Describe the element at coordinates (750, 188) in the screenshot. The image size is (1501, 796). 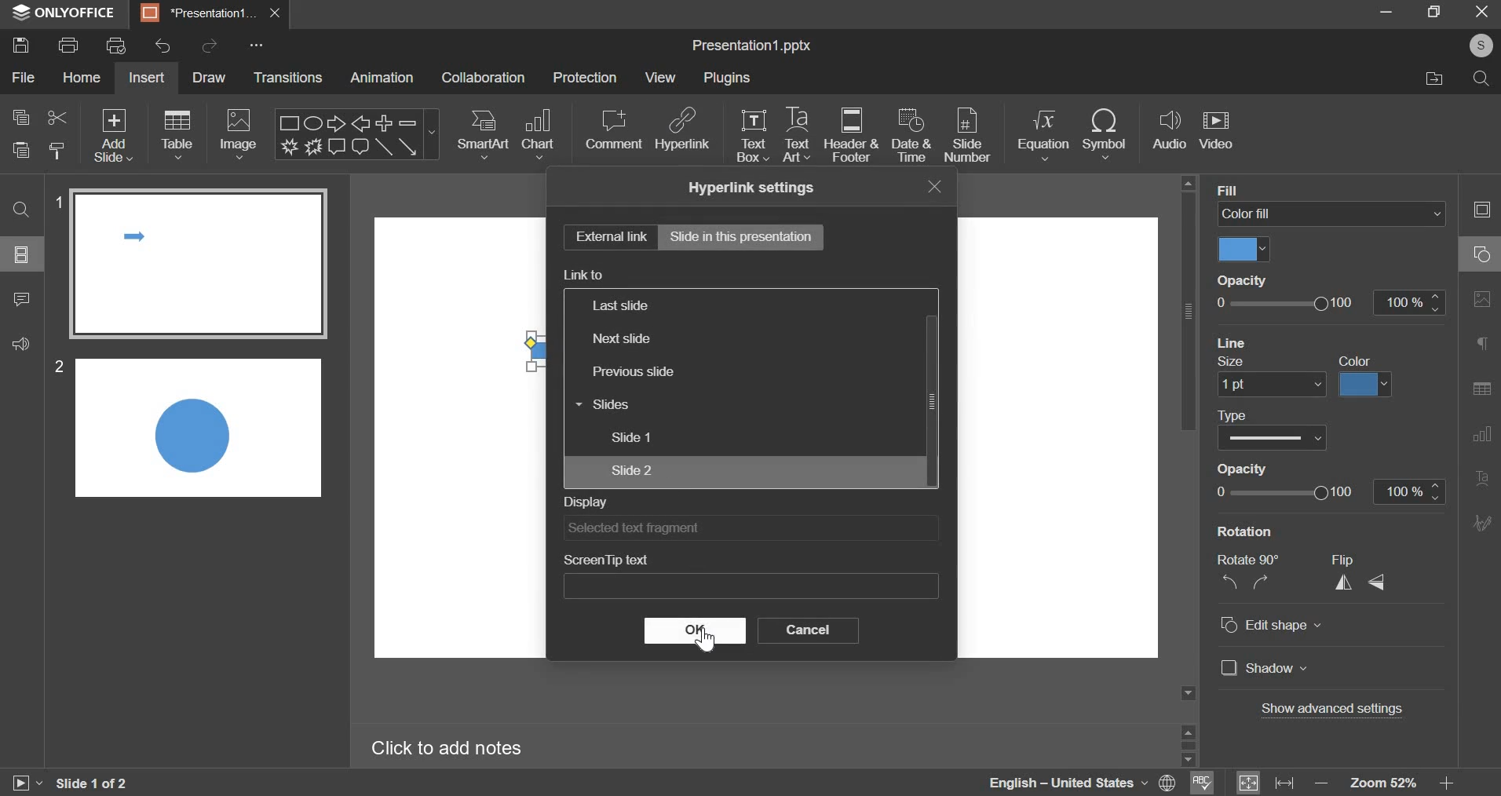
I see `hyperlink settings` at that location.